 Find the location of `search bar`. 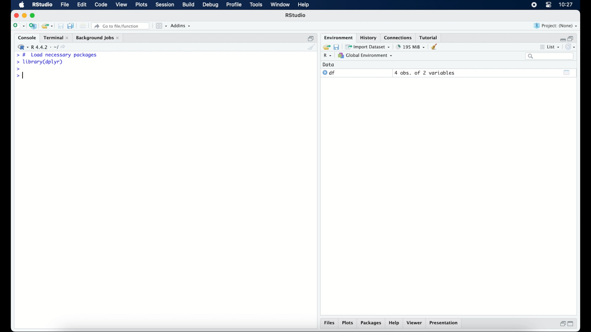

search bar is located at coordinates (549, 57).